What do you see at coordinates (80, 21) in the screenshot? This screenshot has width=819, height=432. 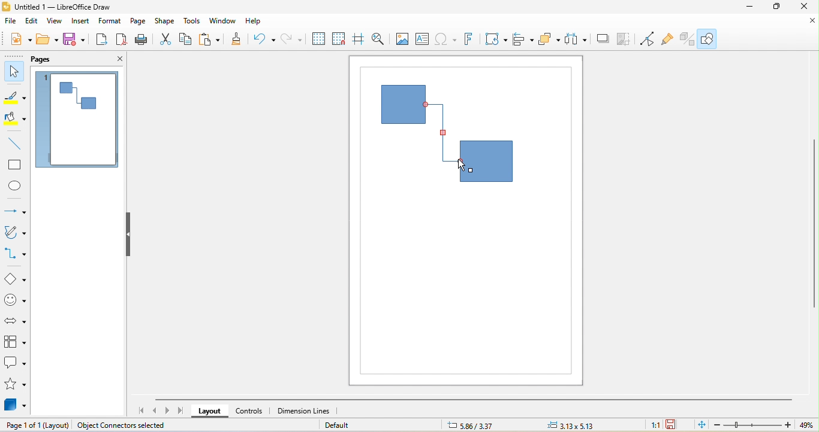 I see `insert` at bounding box center [80, 21].